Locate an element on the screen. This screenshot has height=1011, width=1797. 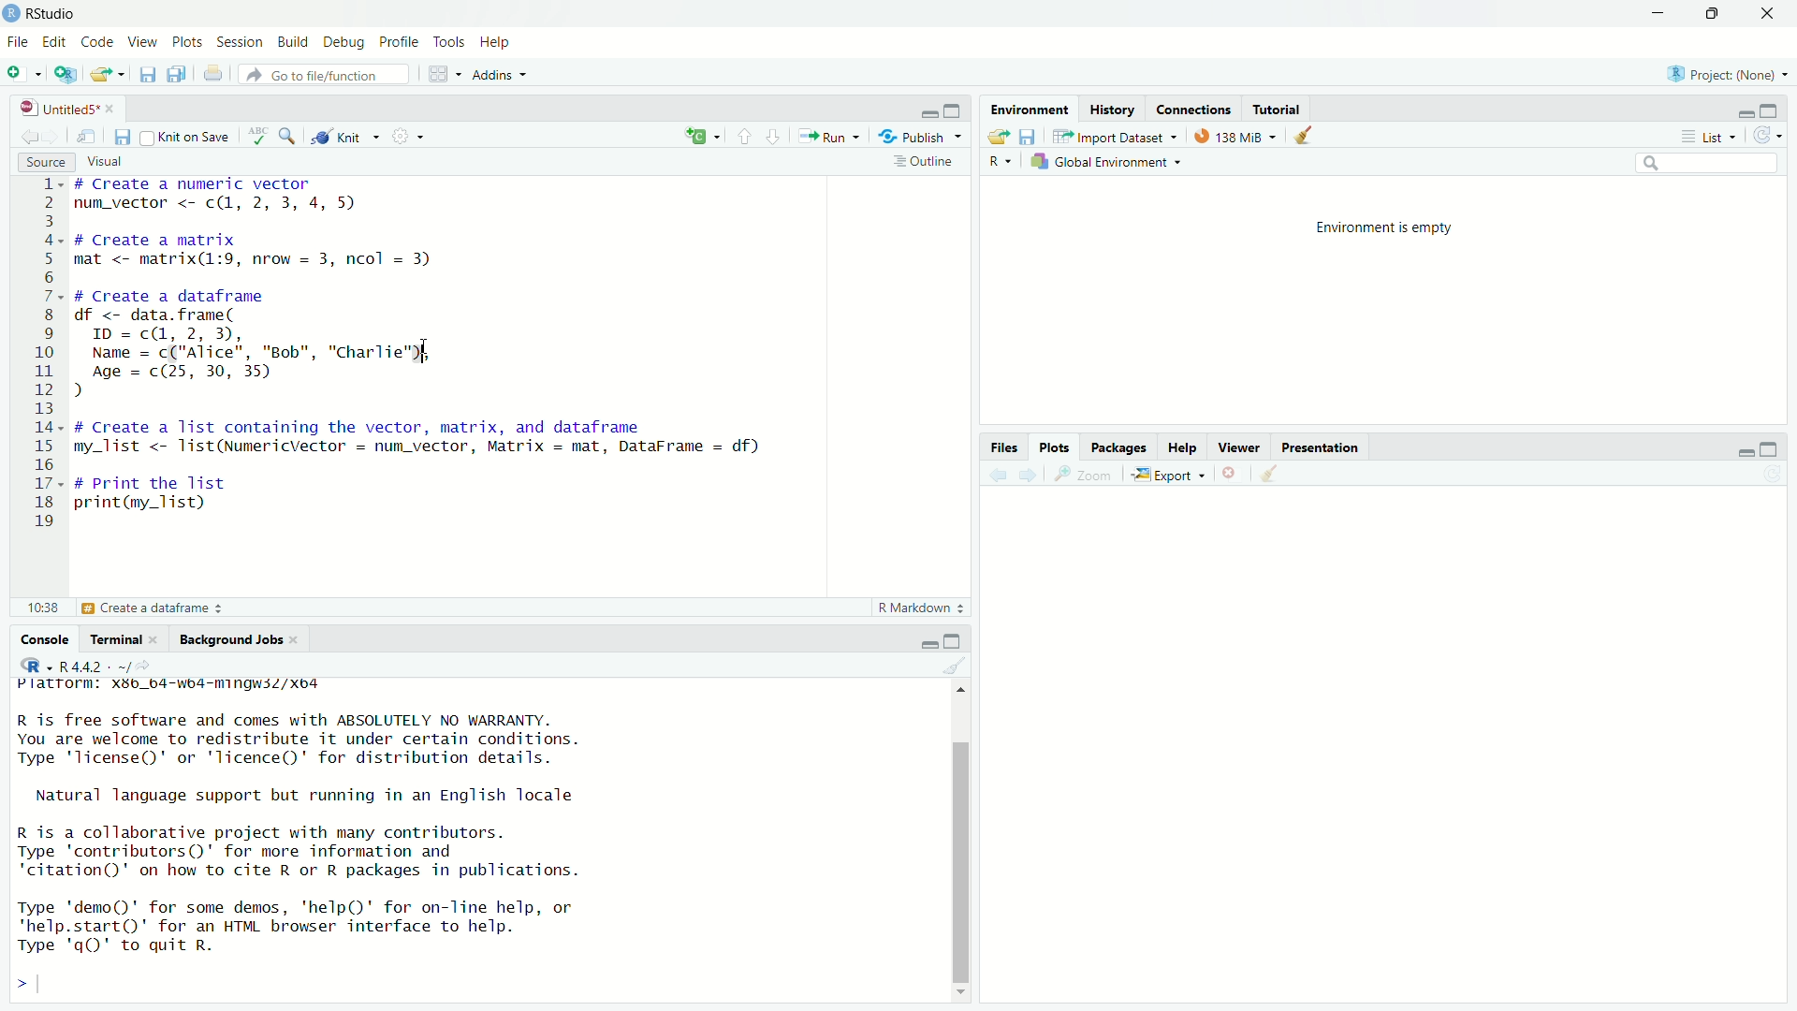
R~ is located at coordinates (1001, 159).